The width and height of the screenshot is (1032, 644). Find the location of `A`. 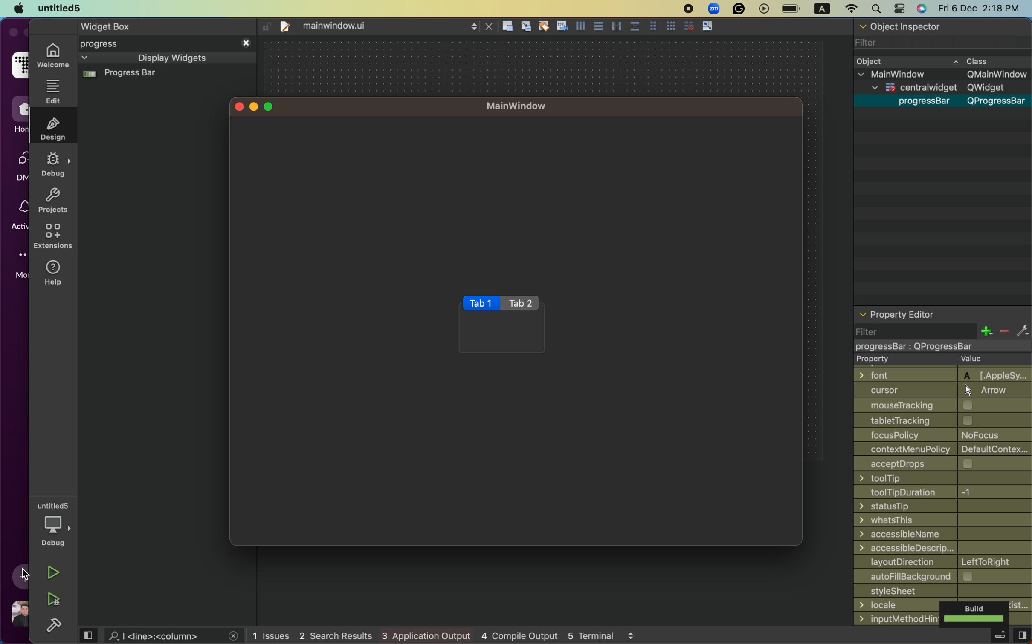

A is located at coordinates (822, 8).